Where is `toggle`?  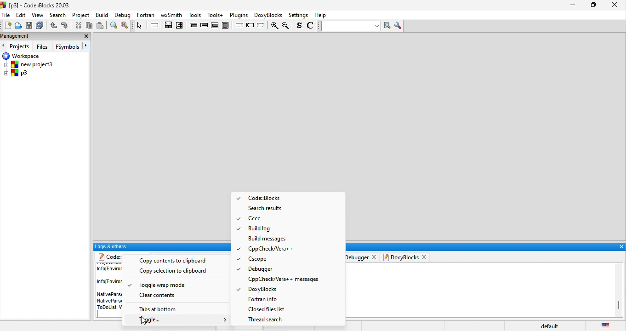 toggle is located at coordinates (182, 321).